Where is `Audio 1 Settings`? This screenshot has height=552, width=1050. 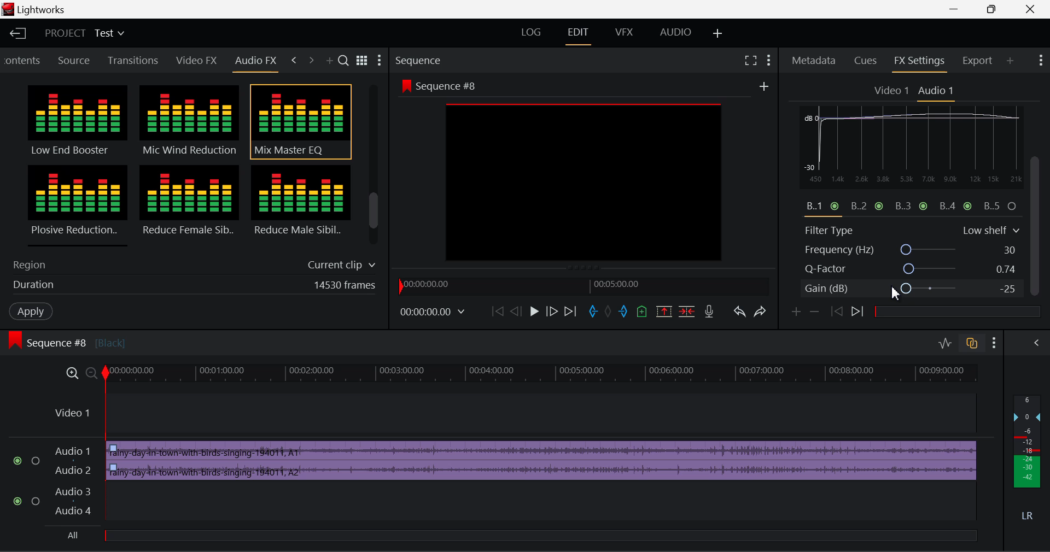 Audio 1 Settings is located at coordinates (937, 91).